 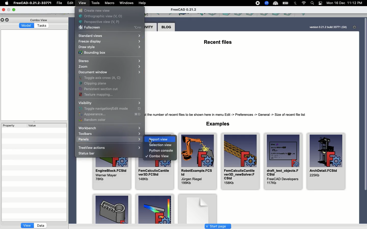 I want to click on Stereo, so click(x=110, y=60).